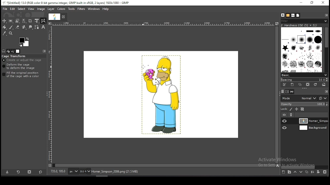  What do you see at coordinates (327, 15) in the screenshot?
I see `configure this tab` at bounding box center [327, 15].